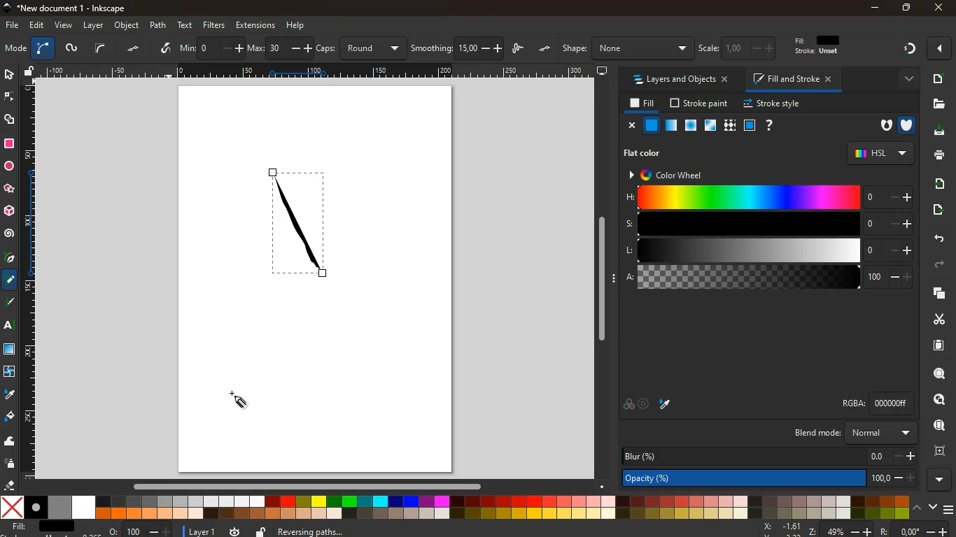 Image resolution: width=956 pixels, height=537 pixels. What do you see at coordinates (255, 25) in the screenshot?
I see `extensions` at bounding box center [255, 25].